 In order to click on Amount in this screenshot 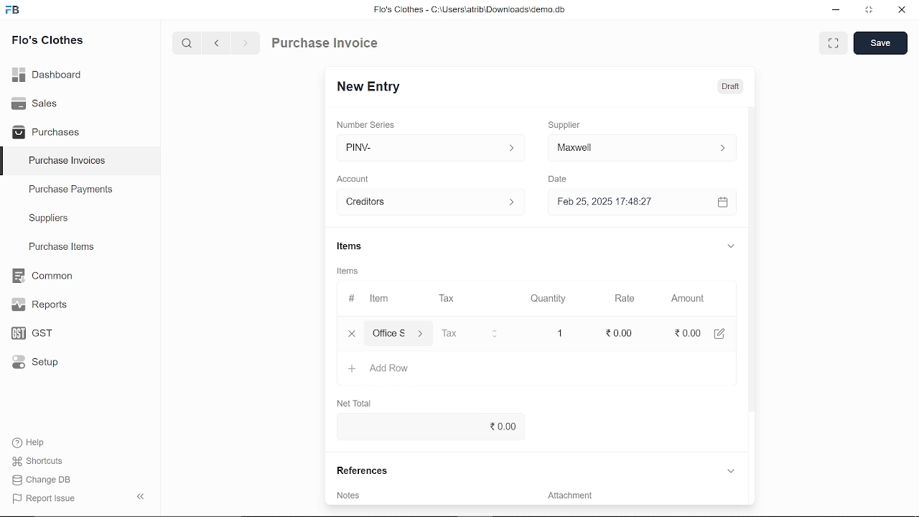, I will do `click(686, 297)`.